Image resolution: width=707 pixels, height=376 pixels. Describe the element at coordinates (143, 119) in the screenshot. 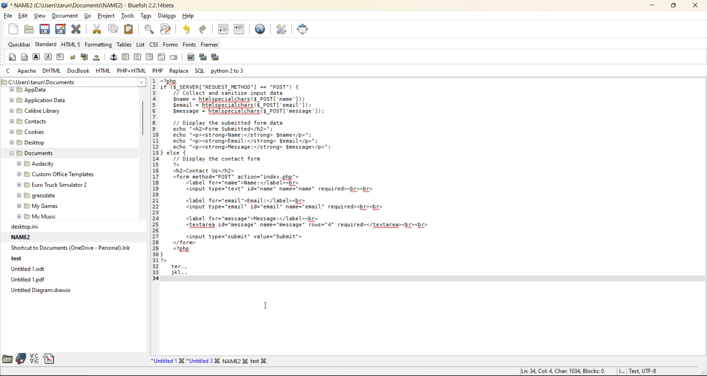

I see `vertical scroll bar` at that location.